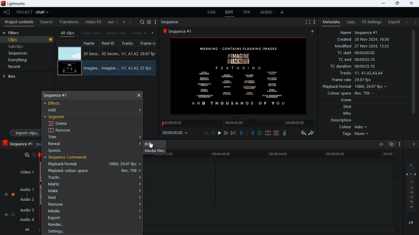  What do you see at coordinates (240, 76) in the screenshot?
I see `image` at bounding box center [240, 76].